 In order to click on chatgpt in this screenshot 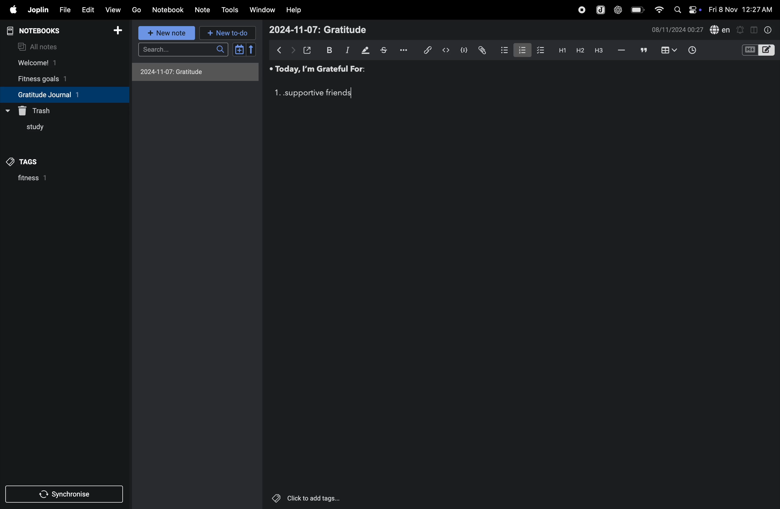, I will do `click(617, 10)`.